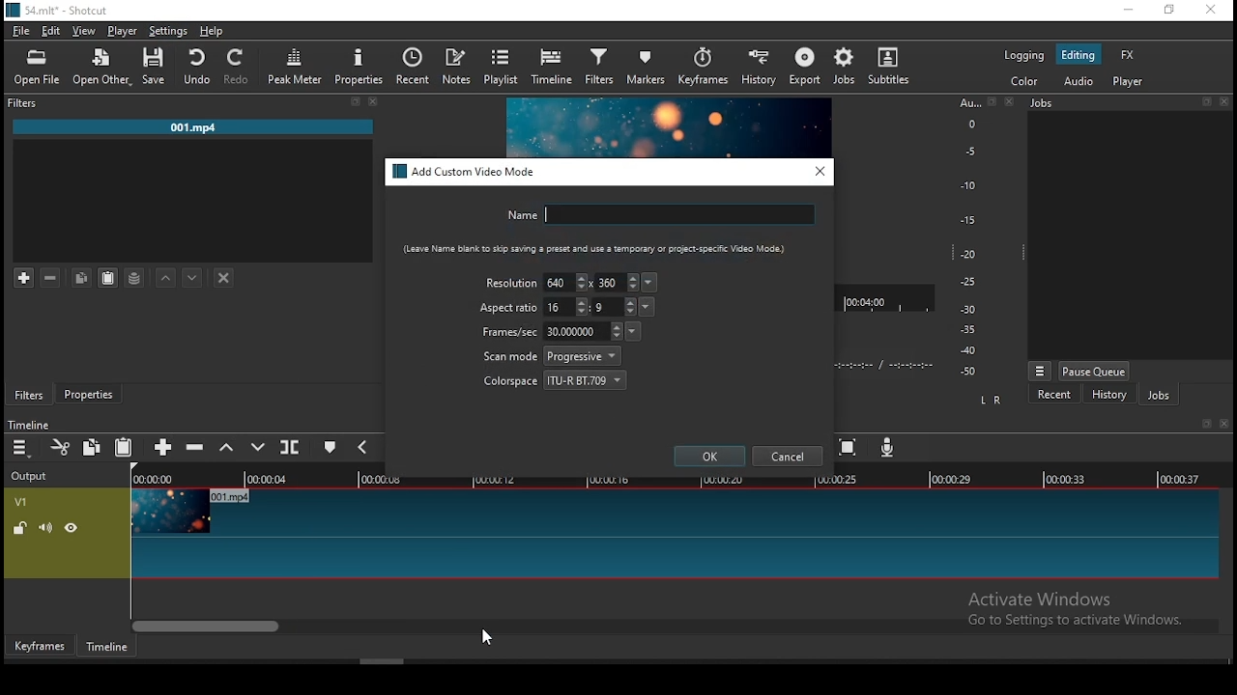 Image resolution: width=1237 pixels, height=695 pixels. What do you see at coordinates (968, 254) in the screenshot?
I see `-20` at bounding box center [968, 254].